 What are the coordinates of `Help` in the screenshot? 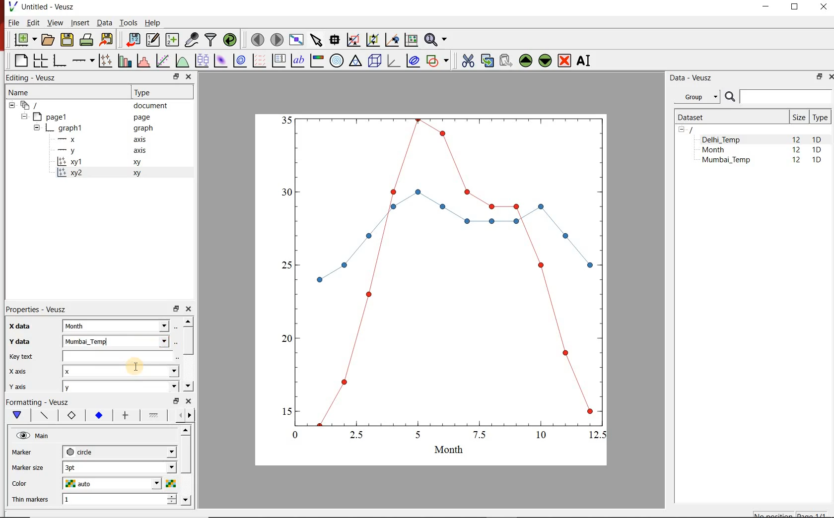 It's located at (153, 22).